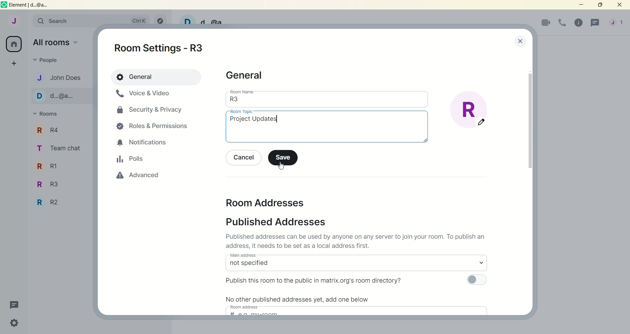 Image resolution: width=630 pixels, height=334 pixels. I want to click on polls, so click(130, 158).